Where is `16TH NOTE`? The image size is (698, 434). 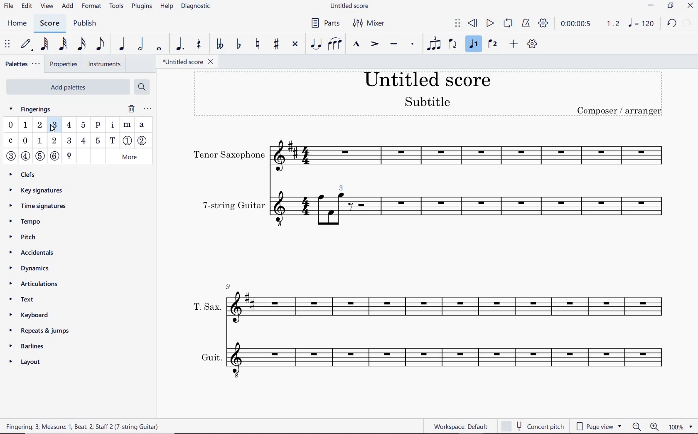
16TH NOTE is located at coordinates (81, 44).